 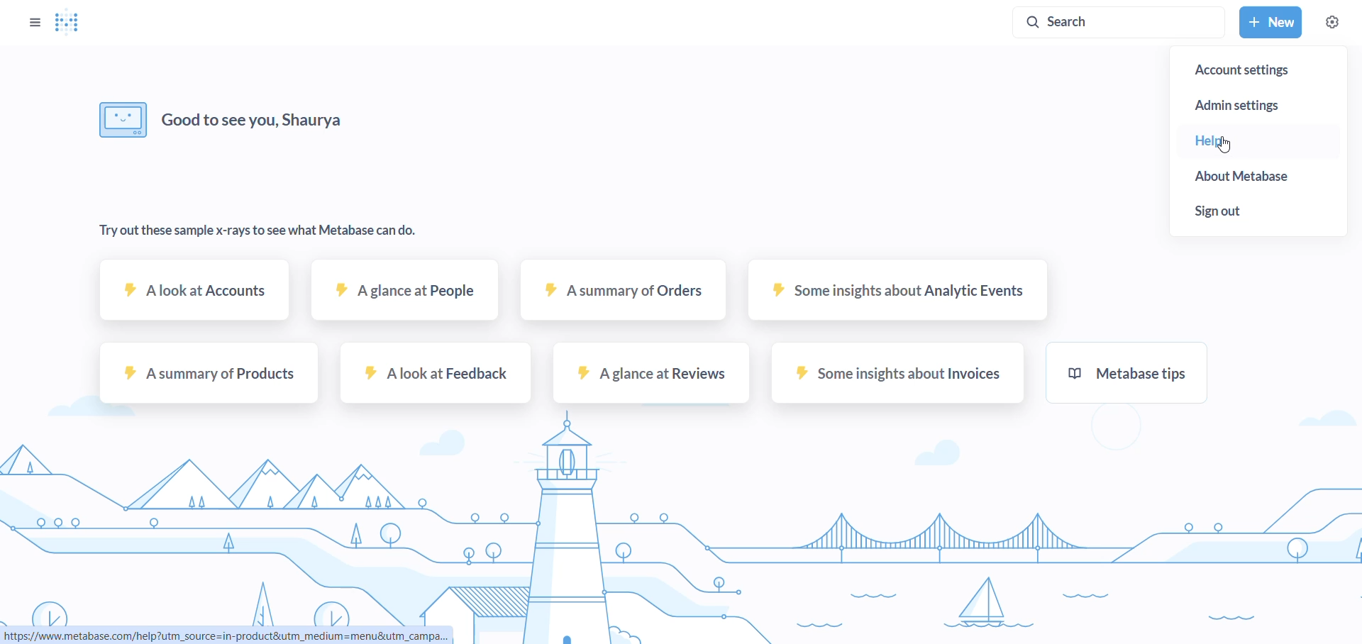 What do you see at coordinates (1229, 145) in the screenshot?
I see `cursor` at bounding box center [1229, 145].